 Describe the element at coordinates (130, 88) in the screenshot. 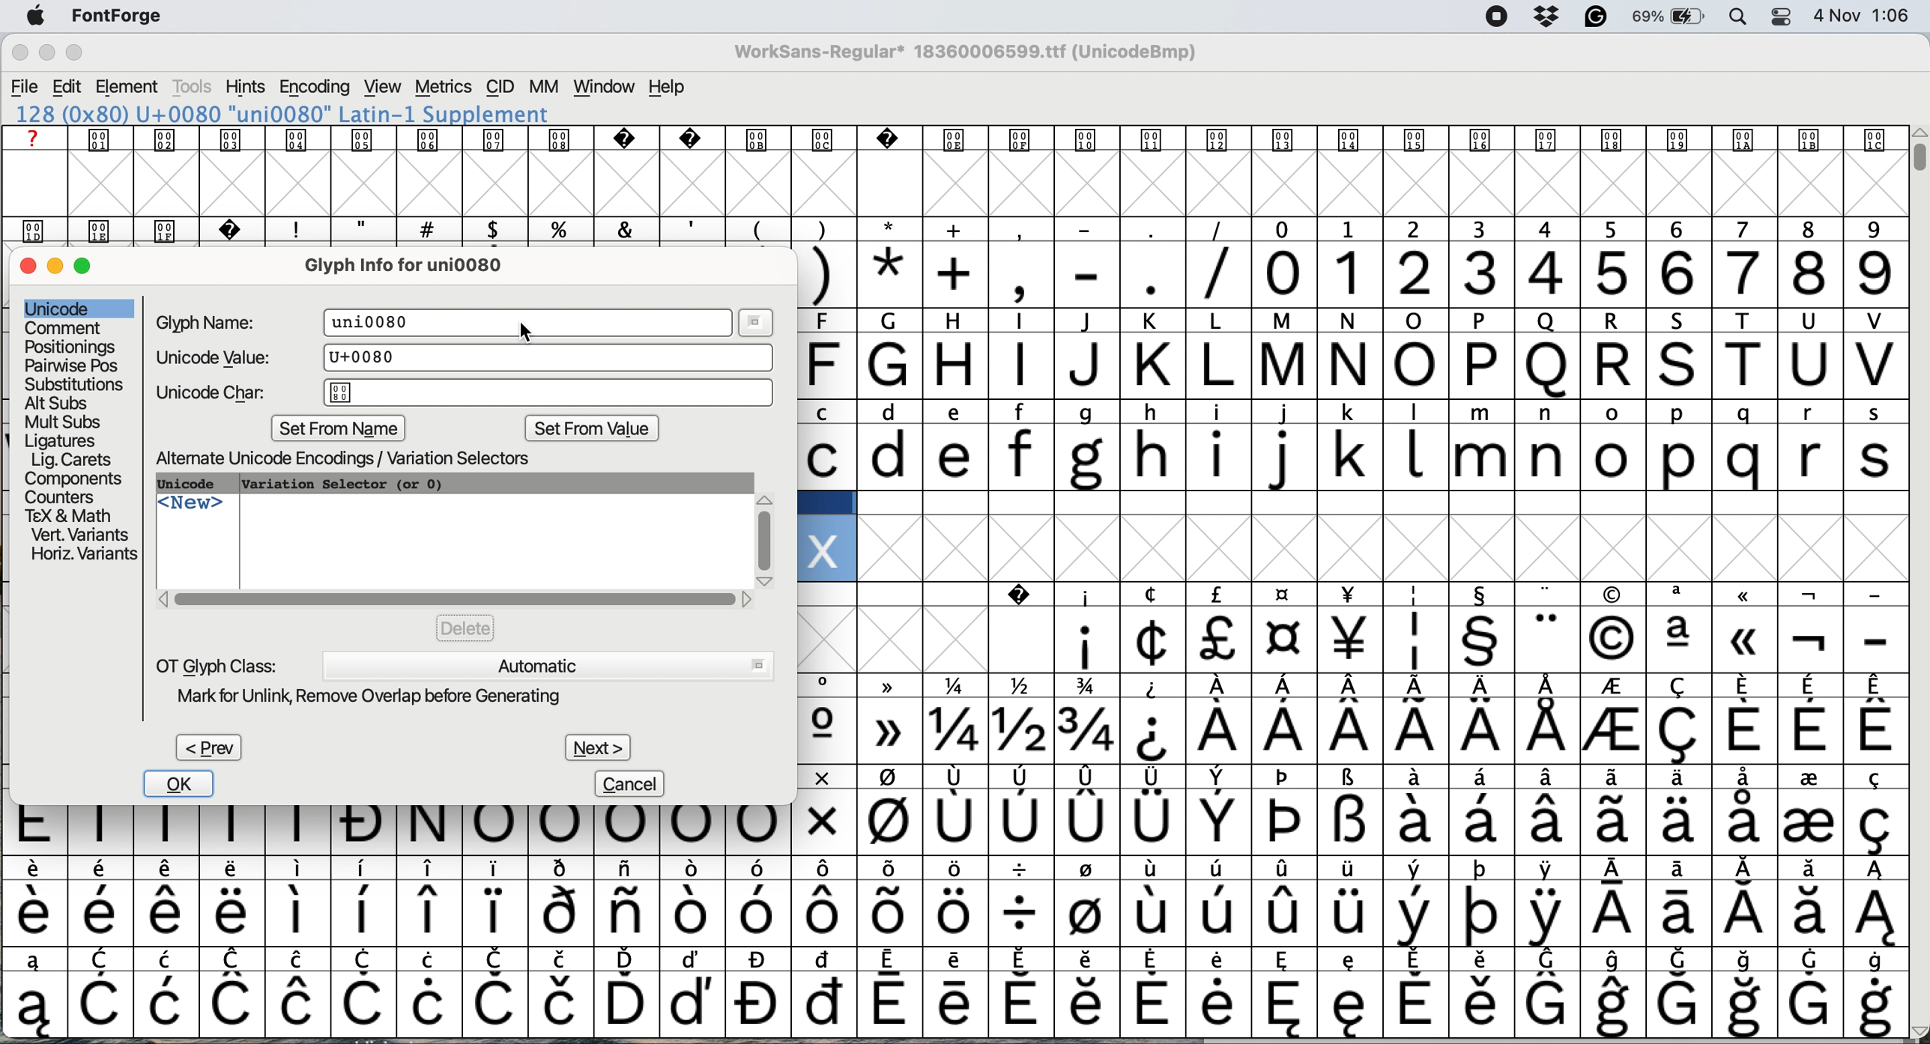

I see `element` at that location.